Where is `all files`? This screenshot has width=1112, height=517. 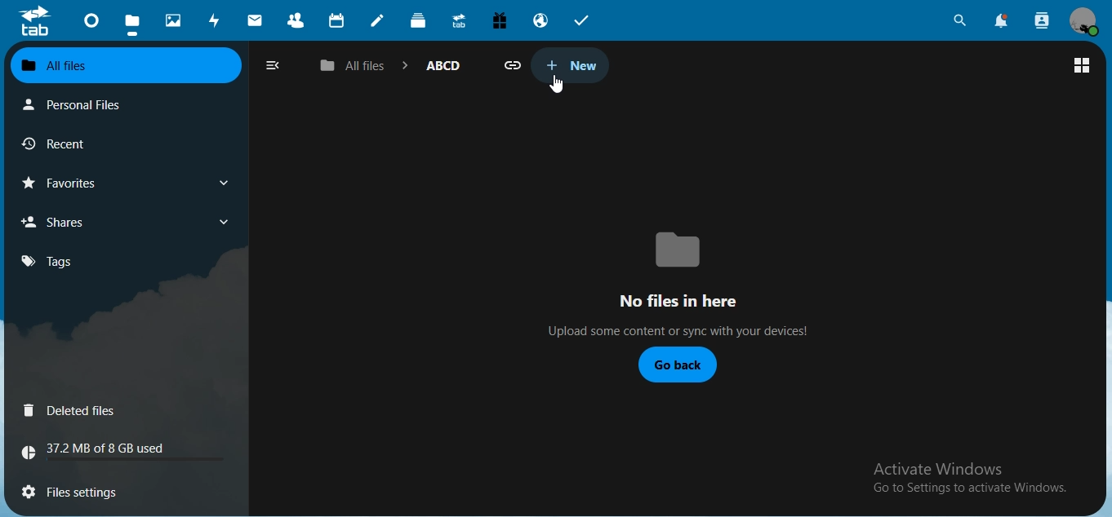
all files is located at coordinates (123, 64).